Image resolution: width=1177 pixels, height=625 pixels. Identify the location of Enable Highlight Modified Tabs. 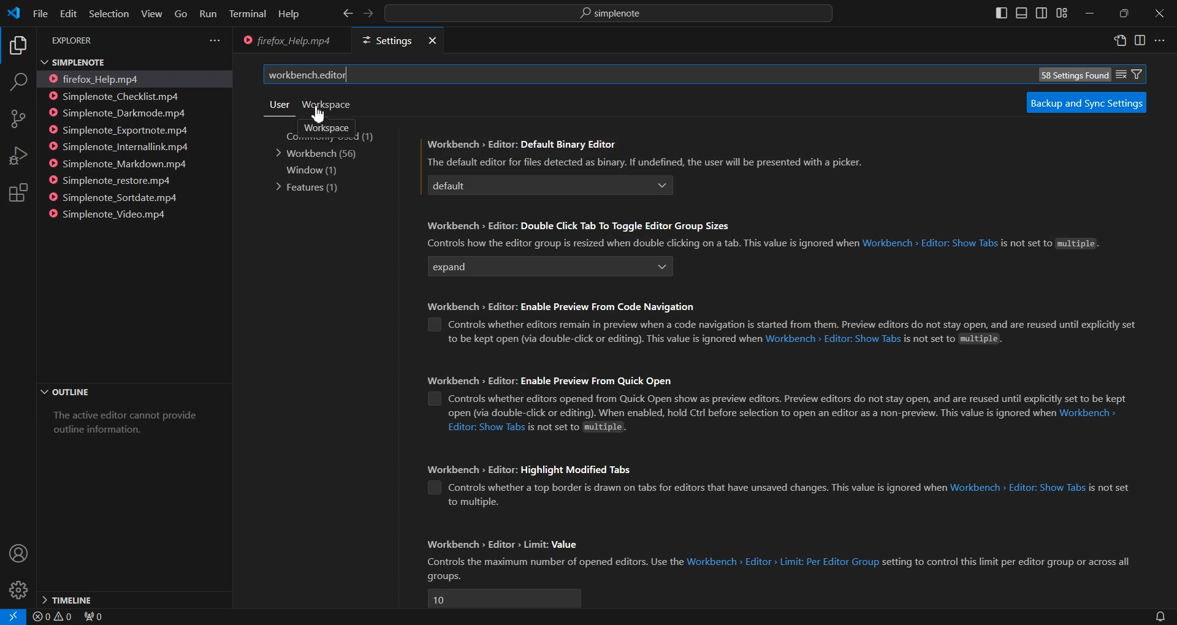
(435, 488).